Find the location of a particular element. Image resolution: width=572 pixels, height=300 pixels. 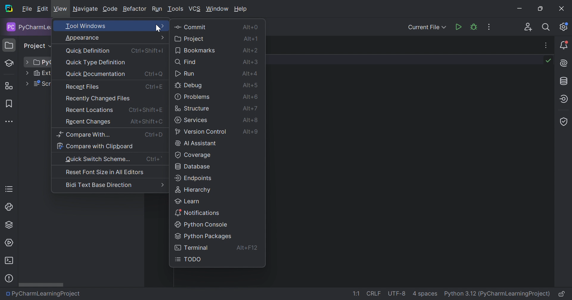

AI assistant is located at coordinates (564, 63).